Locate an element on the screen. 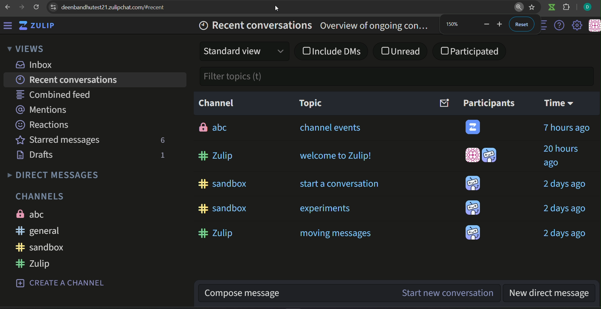 The height and width of the screenshot is (309, 601). Channel is located at coordinates (216, 103).